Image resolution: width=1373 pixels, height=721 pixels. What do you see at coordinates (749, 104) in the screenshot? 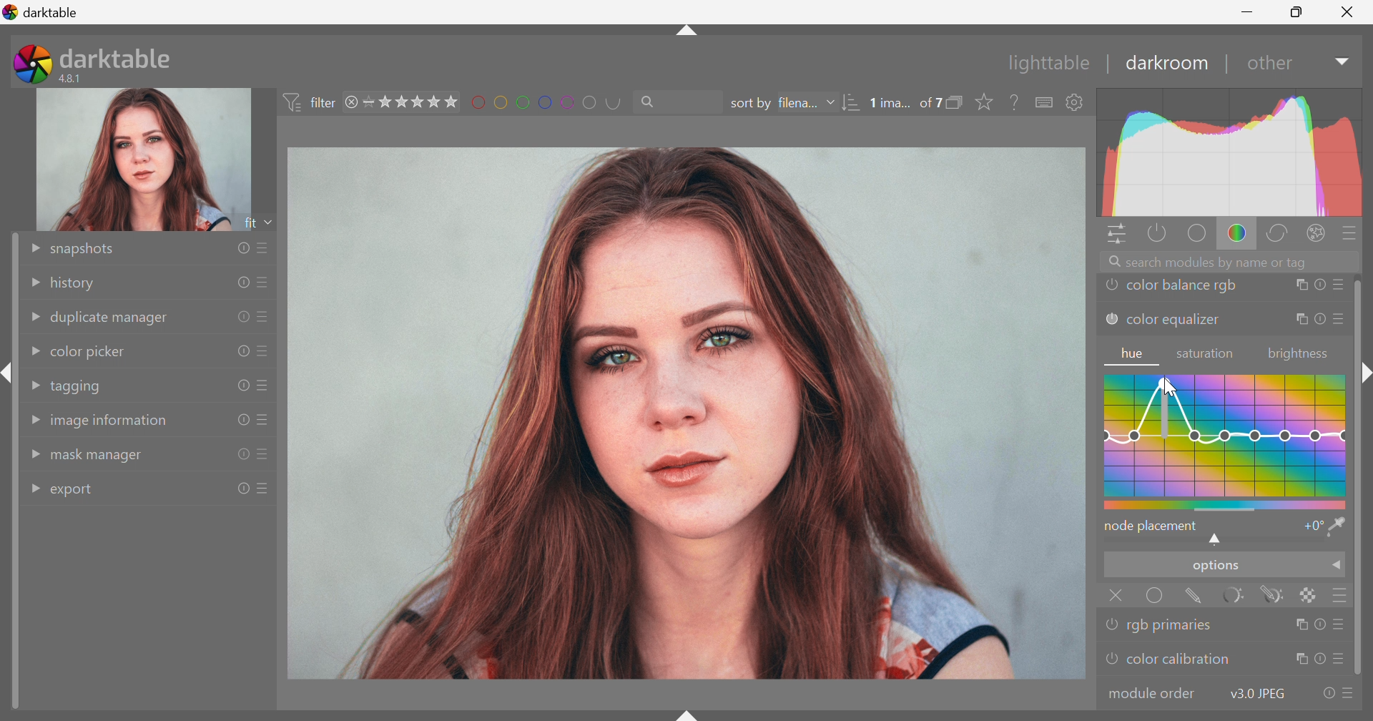
I see `sort by` at bounding box center [749, 104].